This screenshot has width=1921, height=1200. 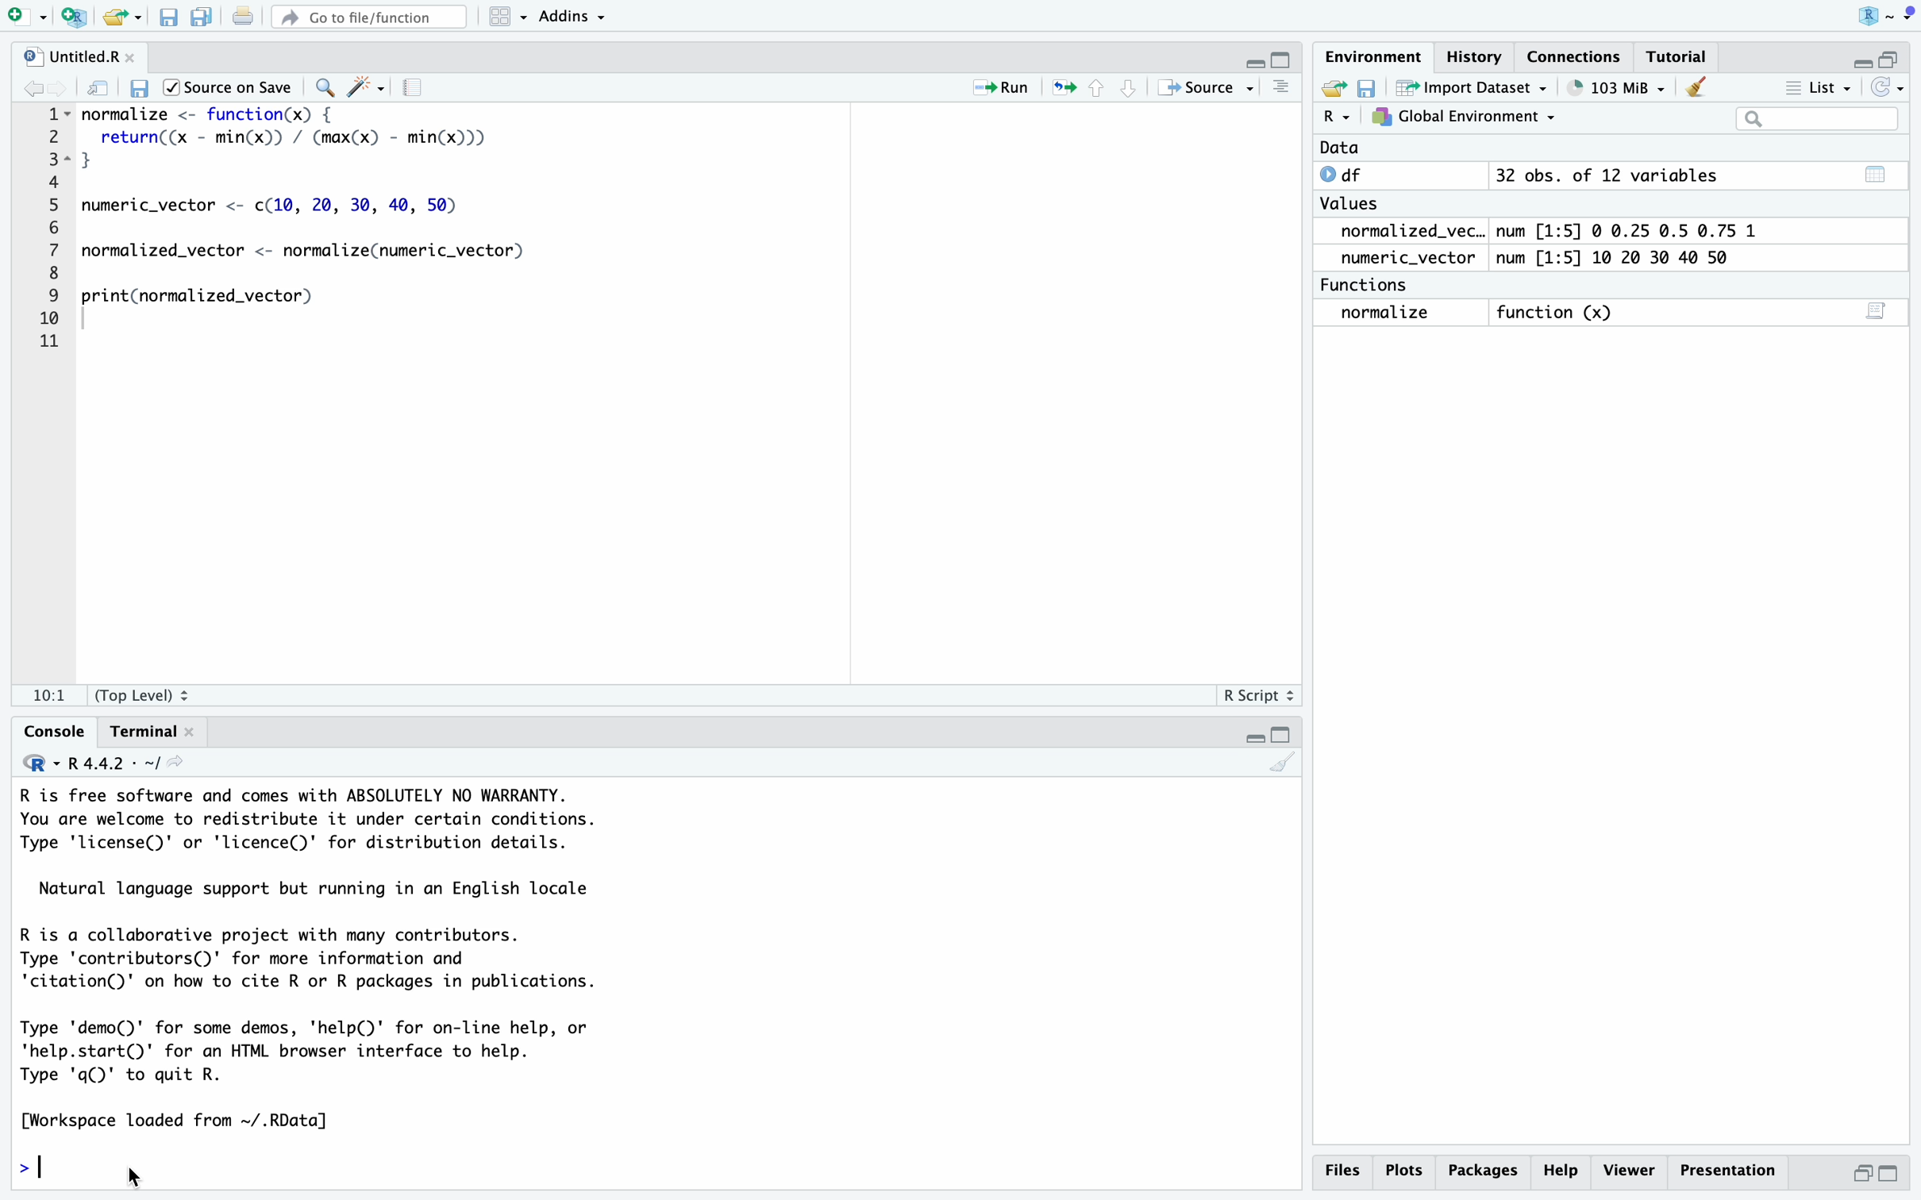 What do you see at coordinates (1727, 1170) in the screenshot?
I see `Presentation` at bounding box center [1727, 1170].